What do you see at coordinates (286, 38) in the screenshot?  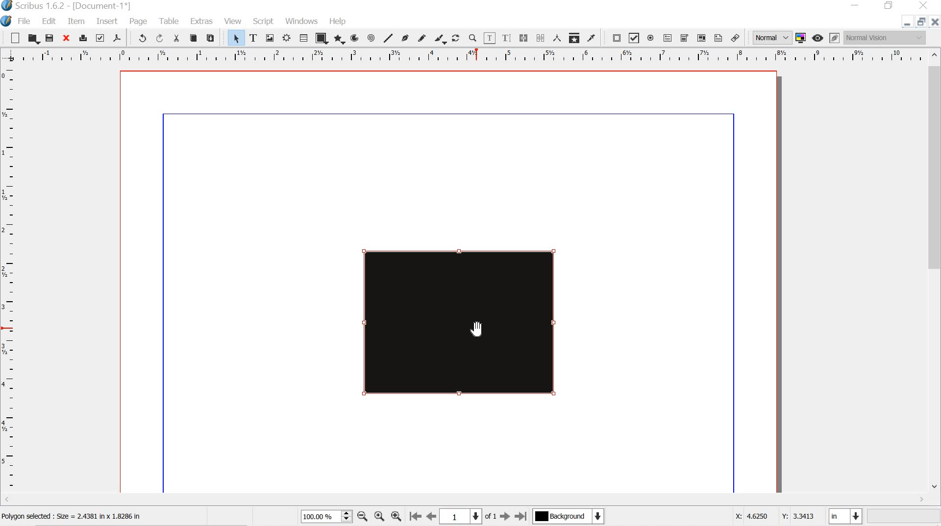 I see `Render frame` at bounding box center [286, 38].